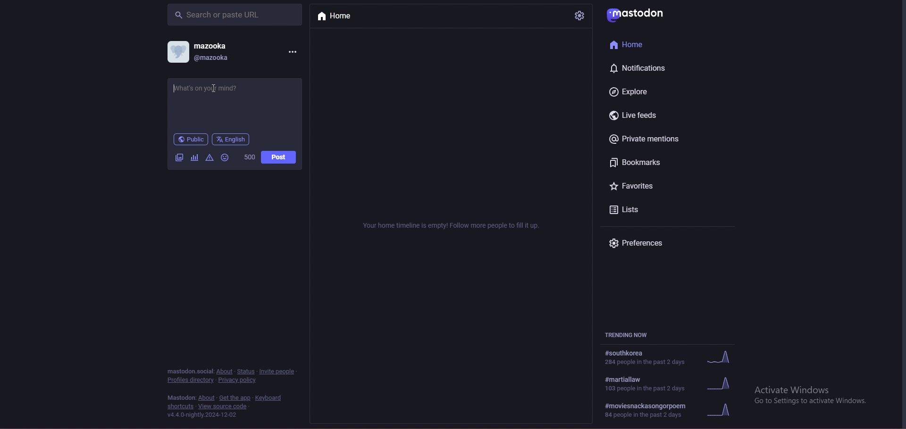  Describe the element at coordinates (239, 379) in the screenshot. I see `privacy policy` at that location.